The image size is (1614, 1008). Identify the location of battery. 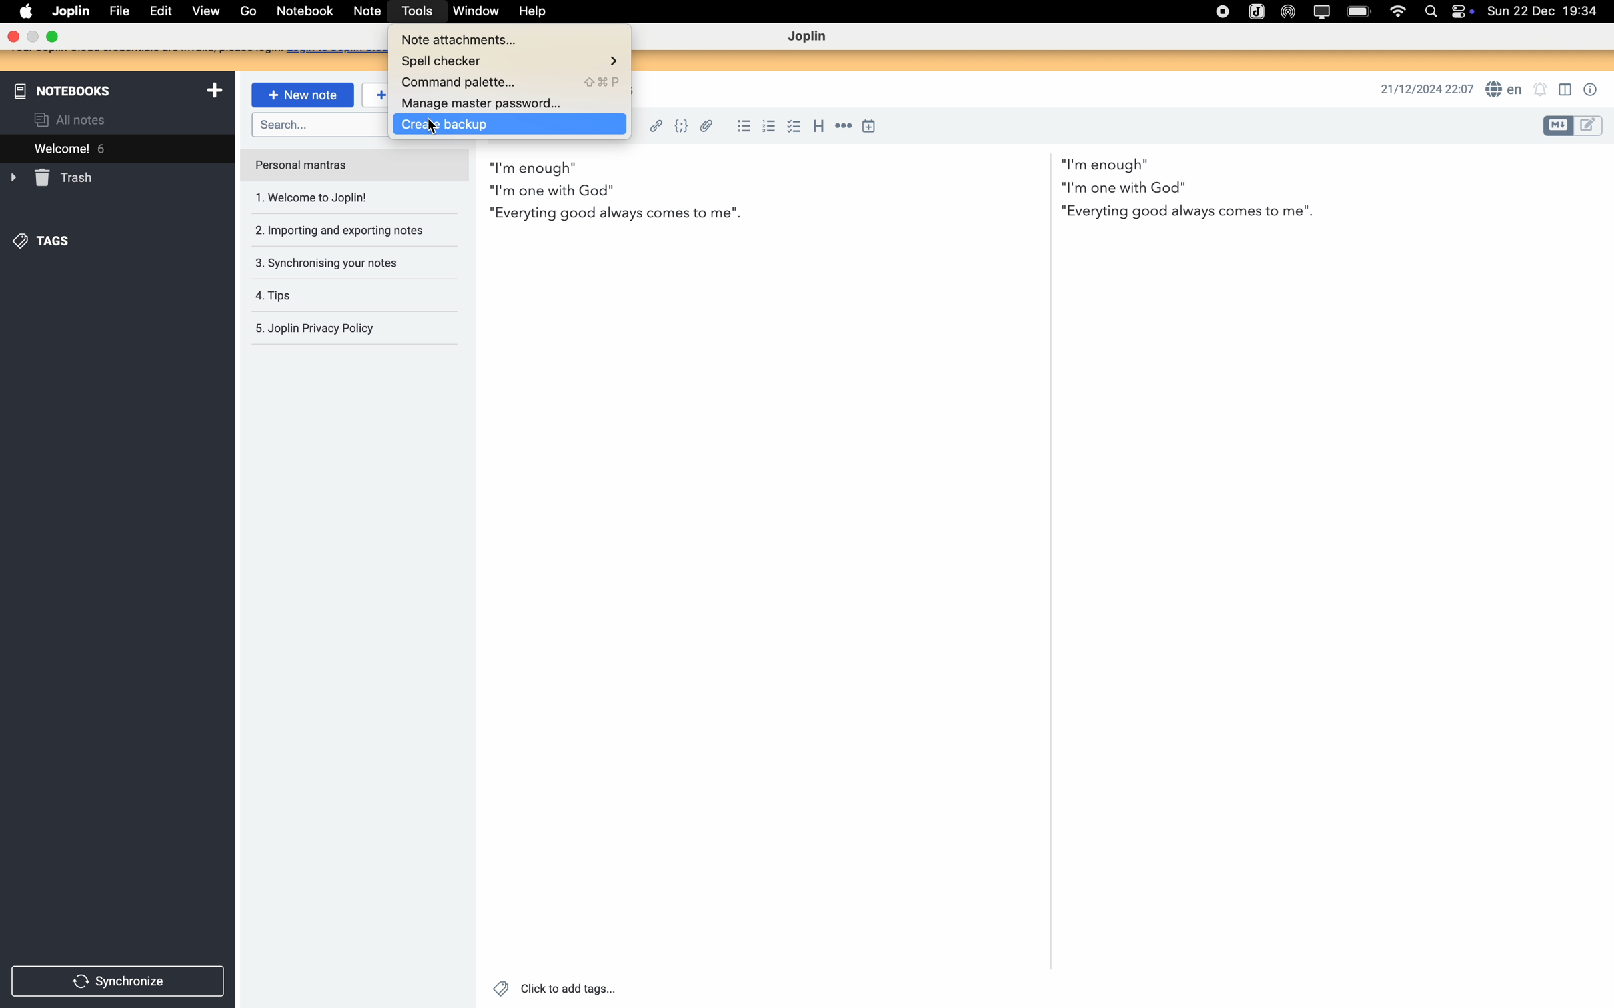
(1358, 11).